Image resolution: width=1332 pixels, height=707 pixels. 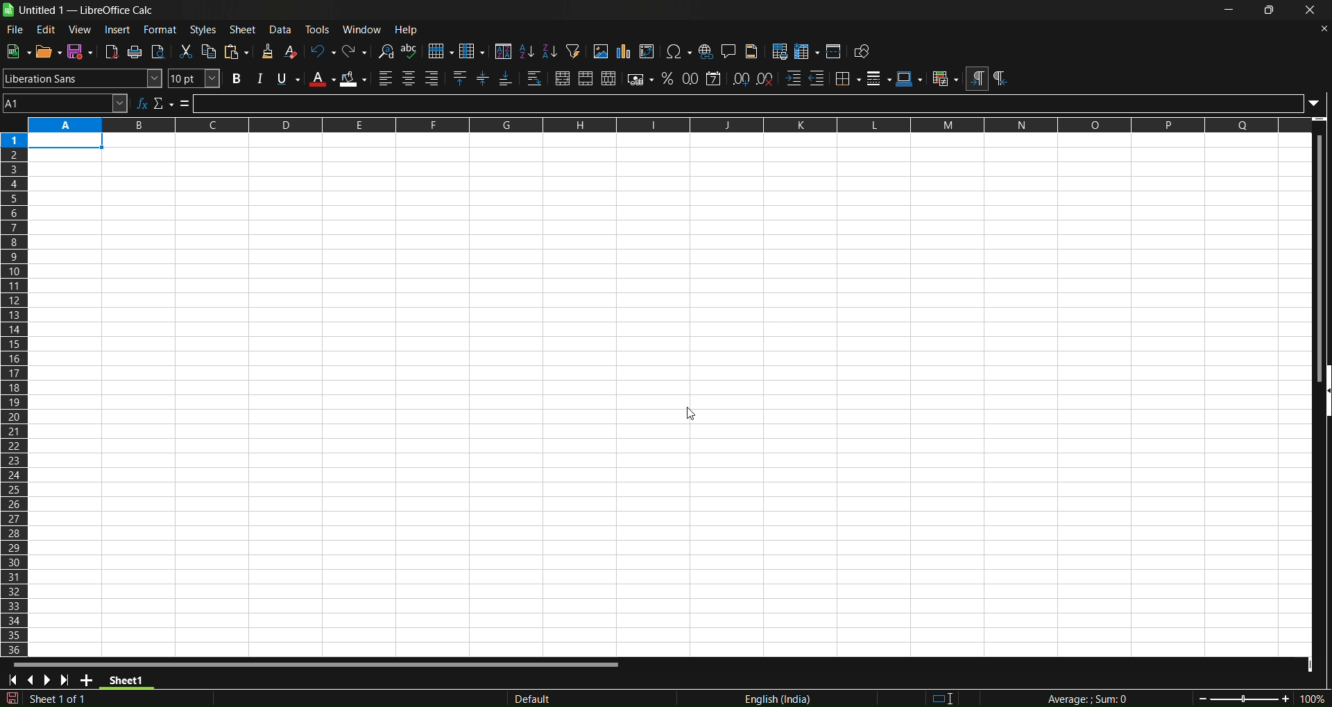 What do you see at coordinates (526, 51) in the screenshot?
I see `sort ascending` at bounding box center [526, 51].